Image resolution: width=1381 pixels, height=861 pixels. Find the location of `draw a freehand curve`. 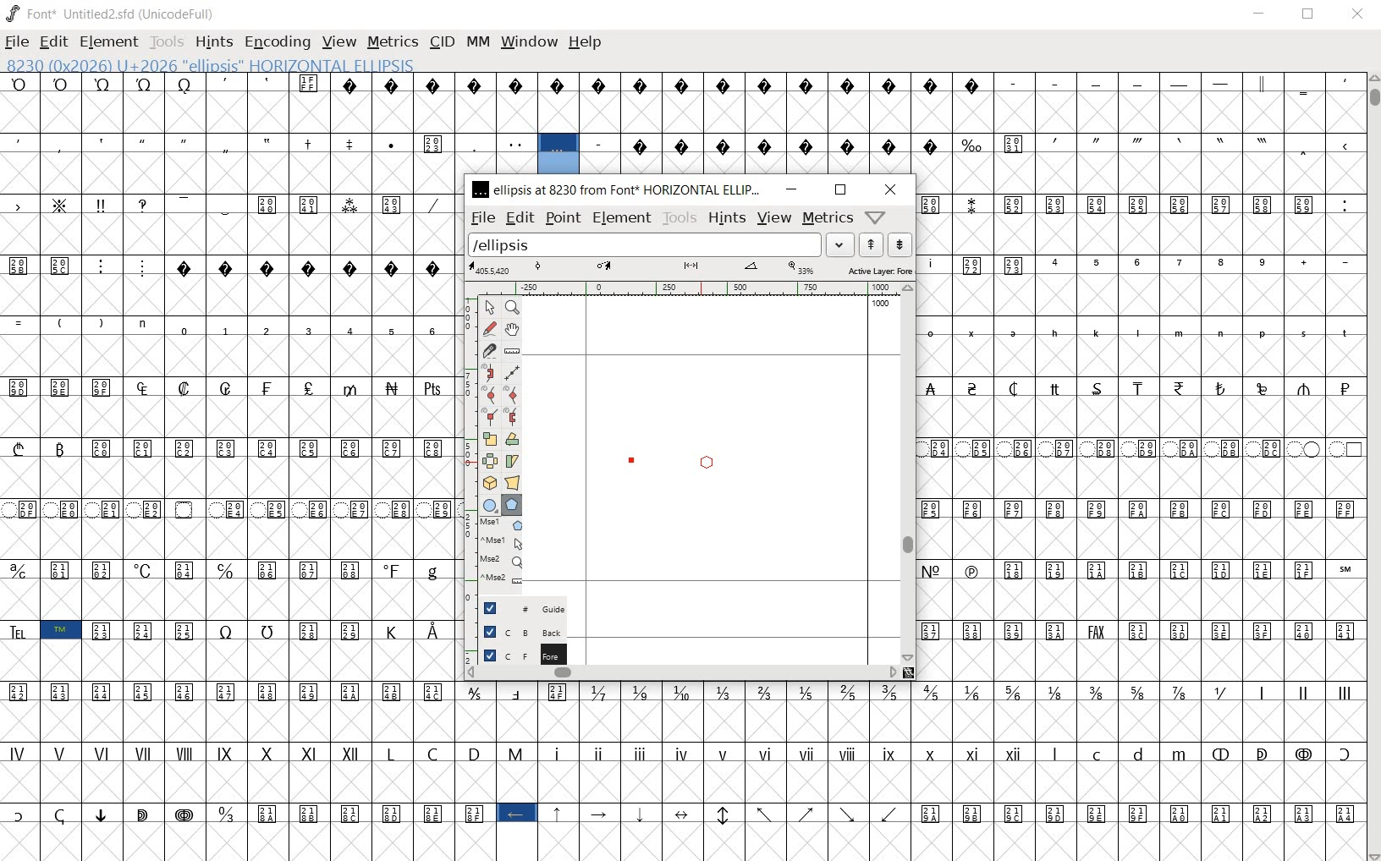

draw a freehand curve is located at coordinates (489, 328).